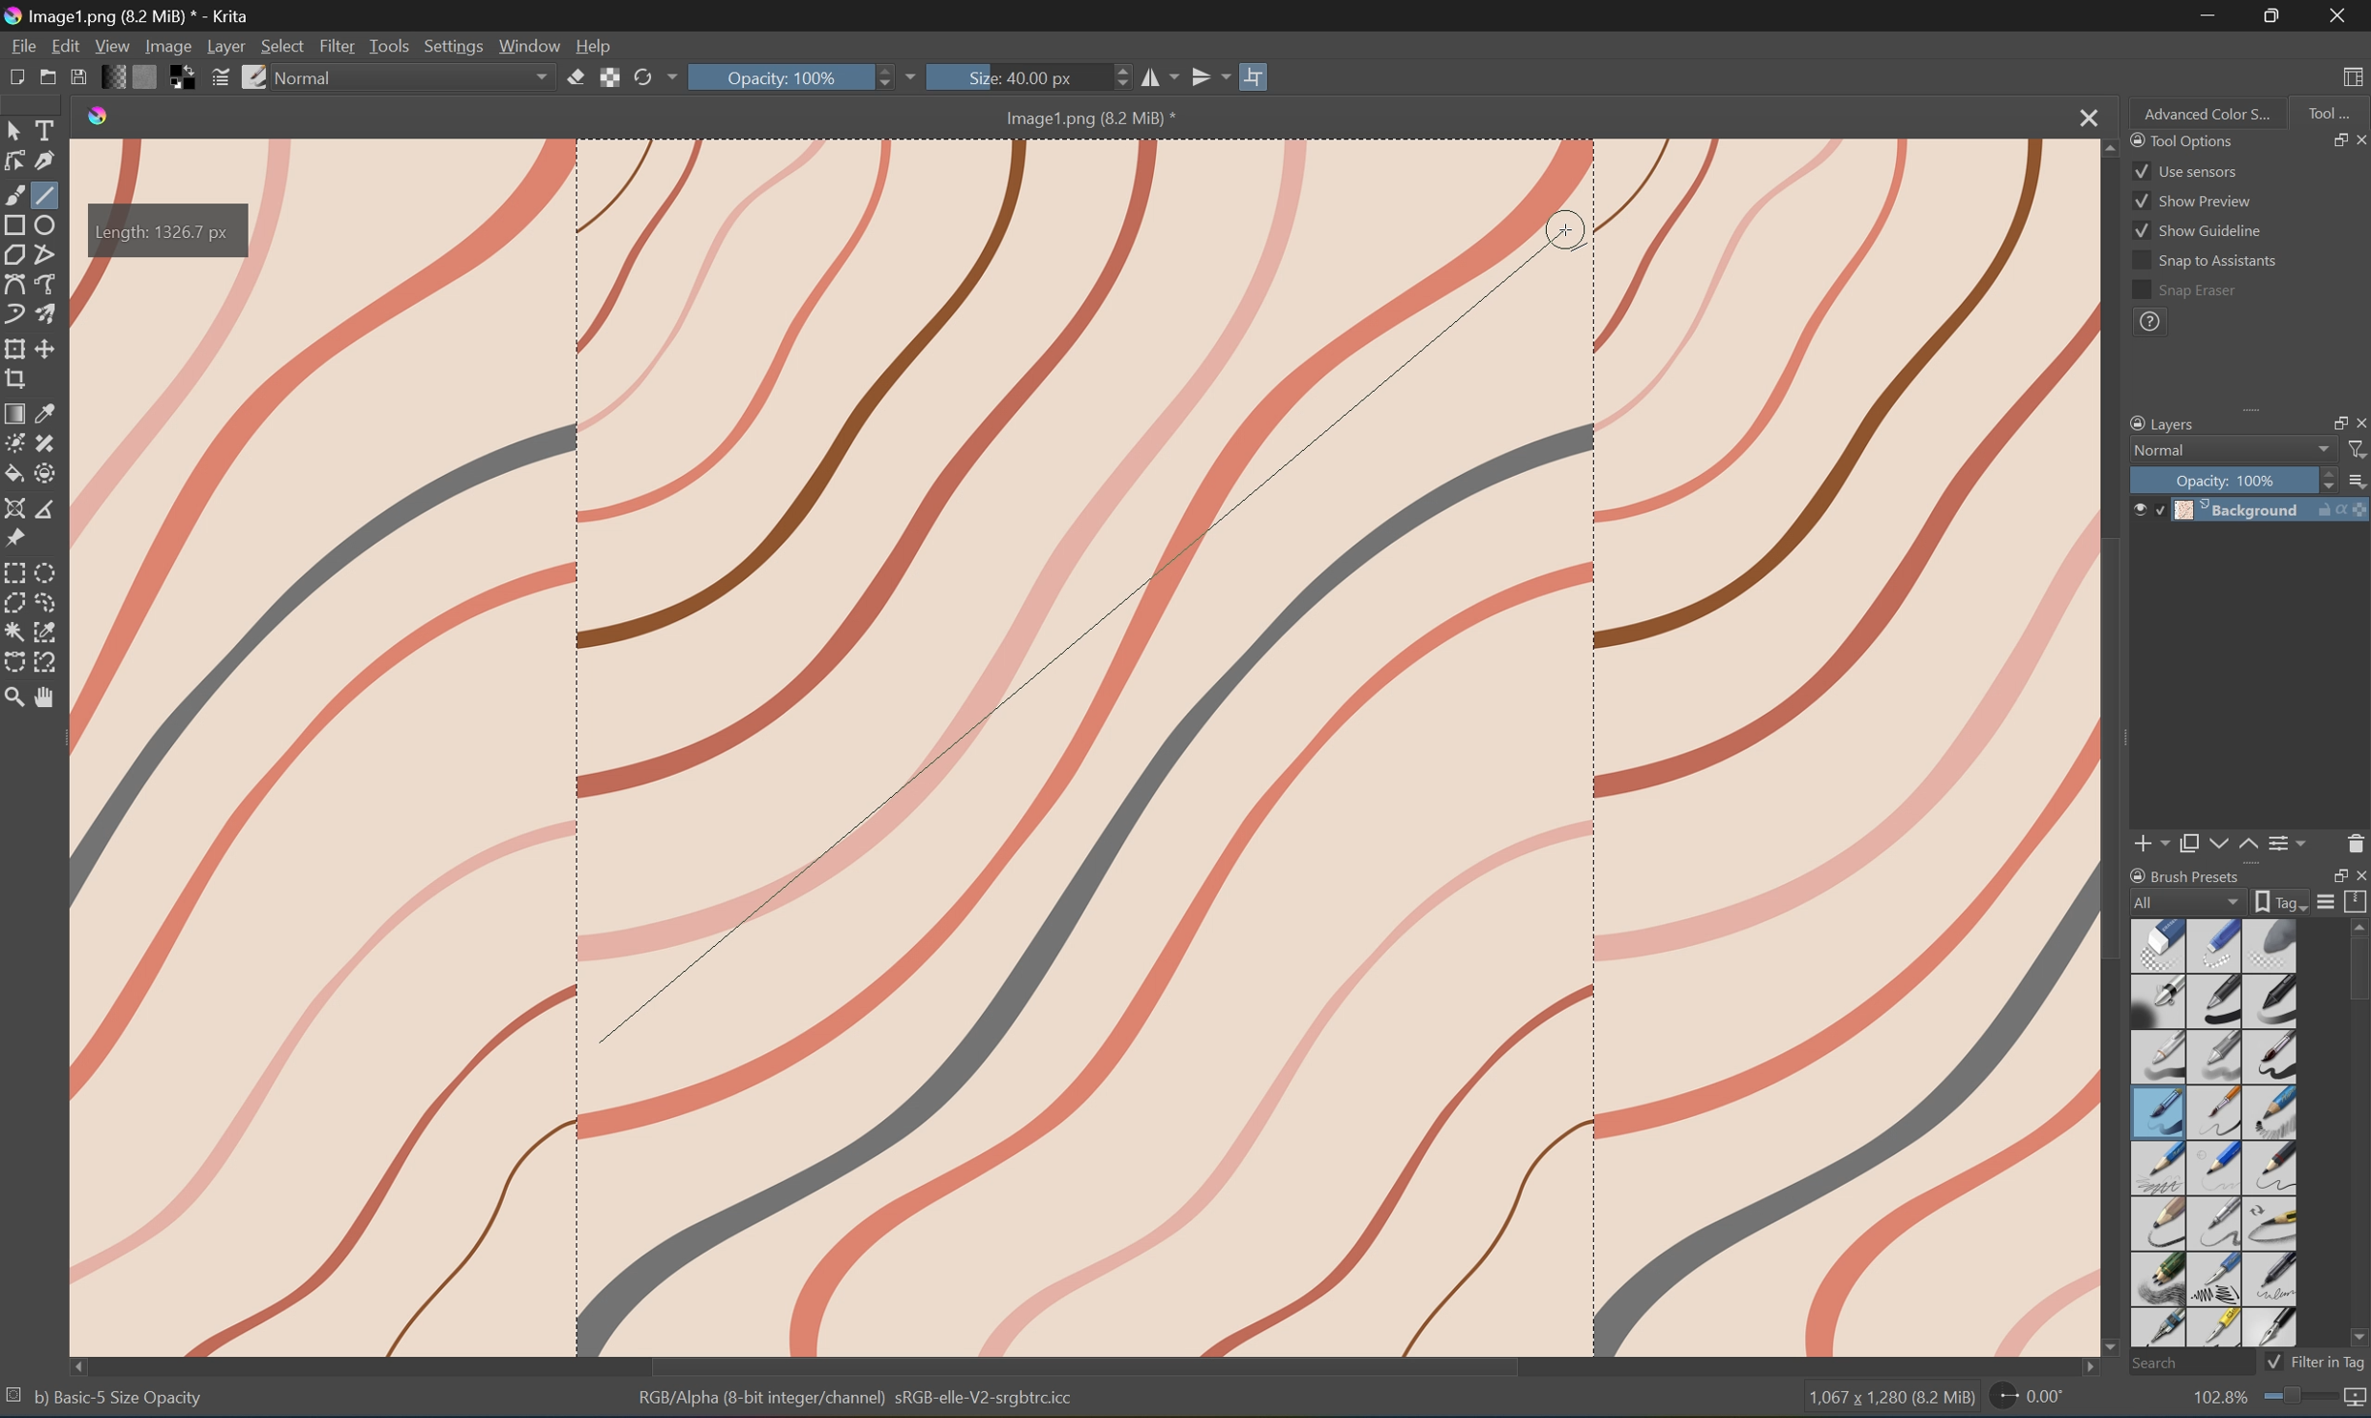  Describe the element at coordinates (2160, 450) in the screenshot. I see `Normal` at that location.